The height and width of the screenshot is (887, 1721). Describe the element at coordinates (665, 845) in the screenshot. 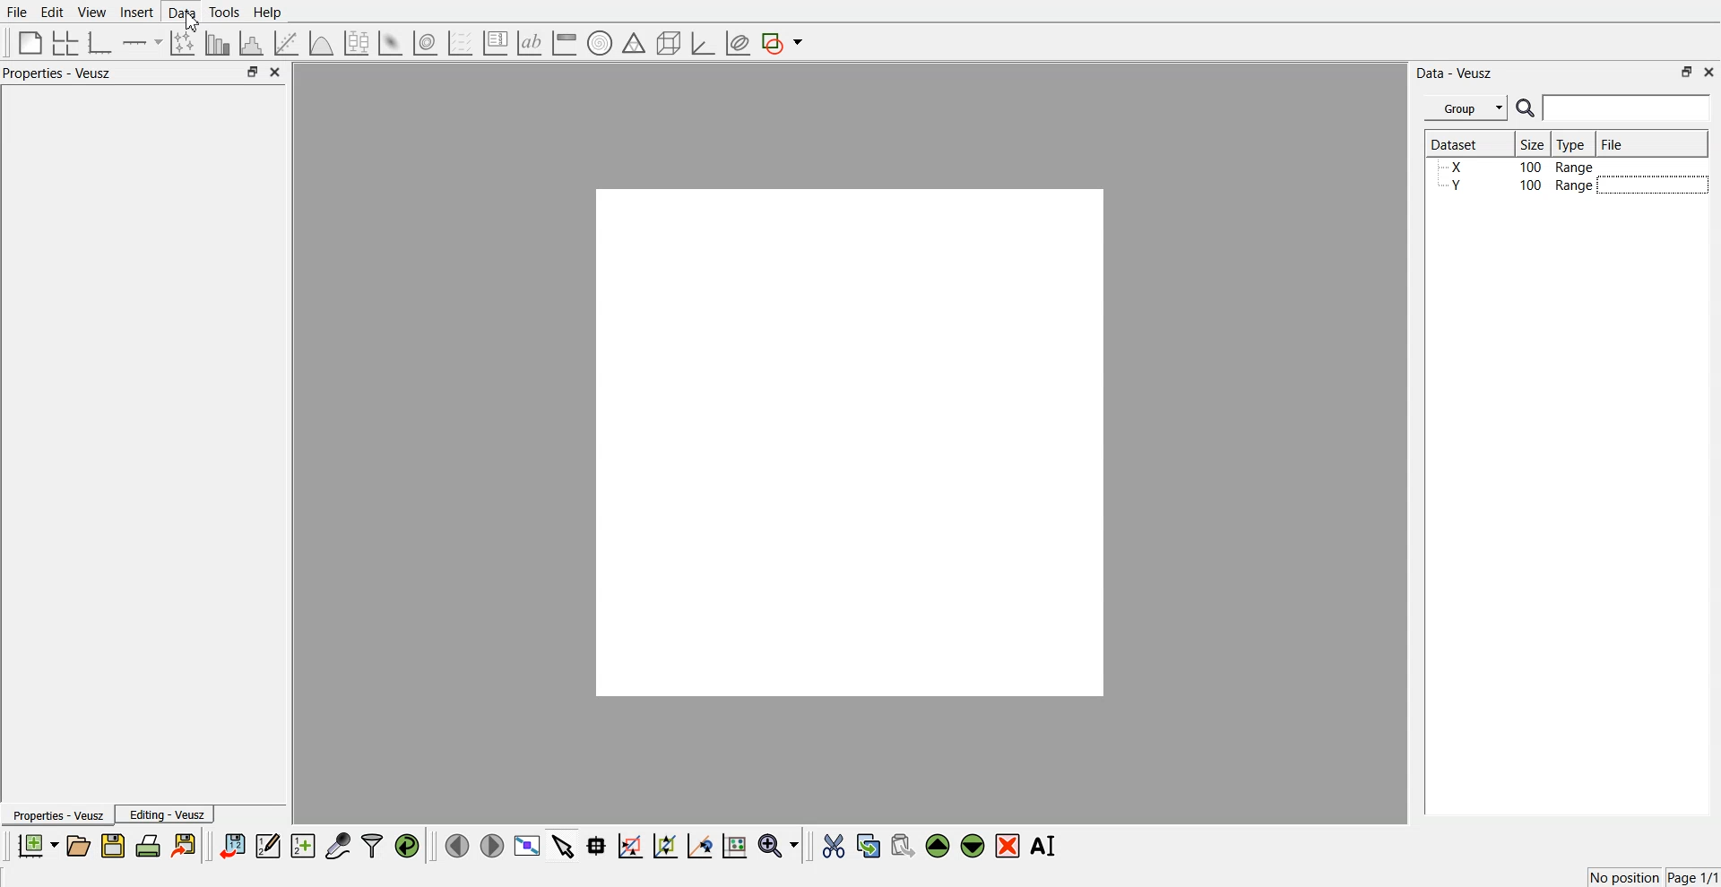

I see `Zoom out of the graph axes` at that location.